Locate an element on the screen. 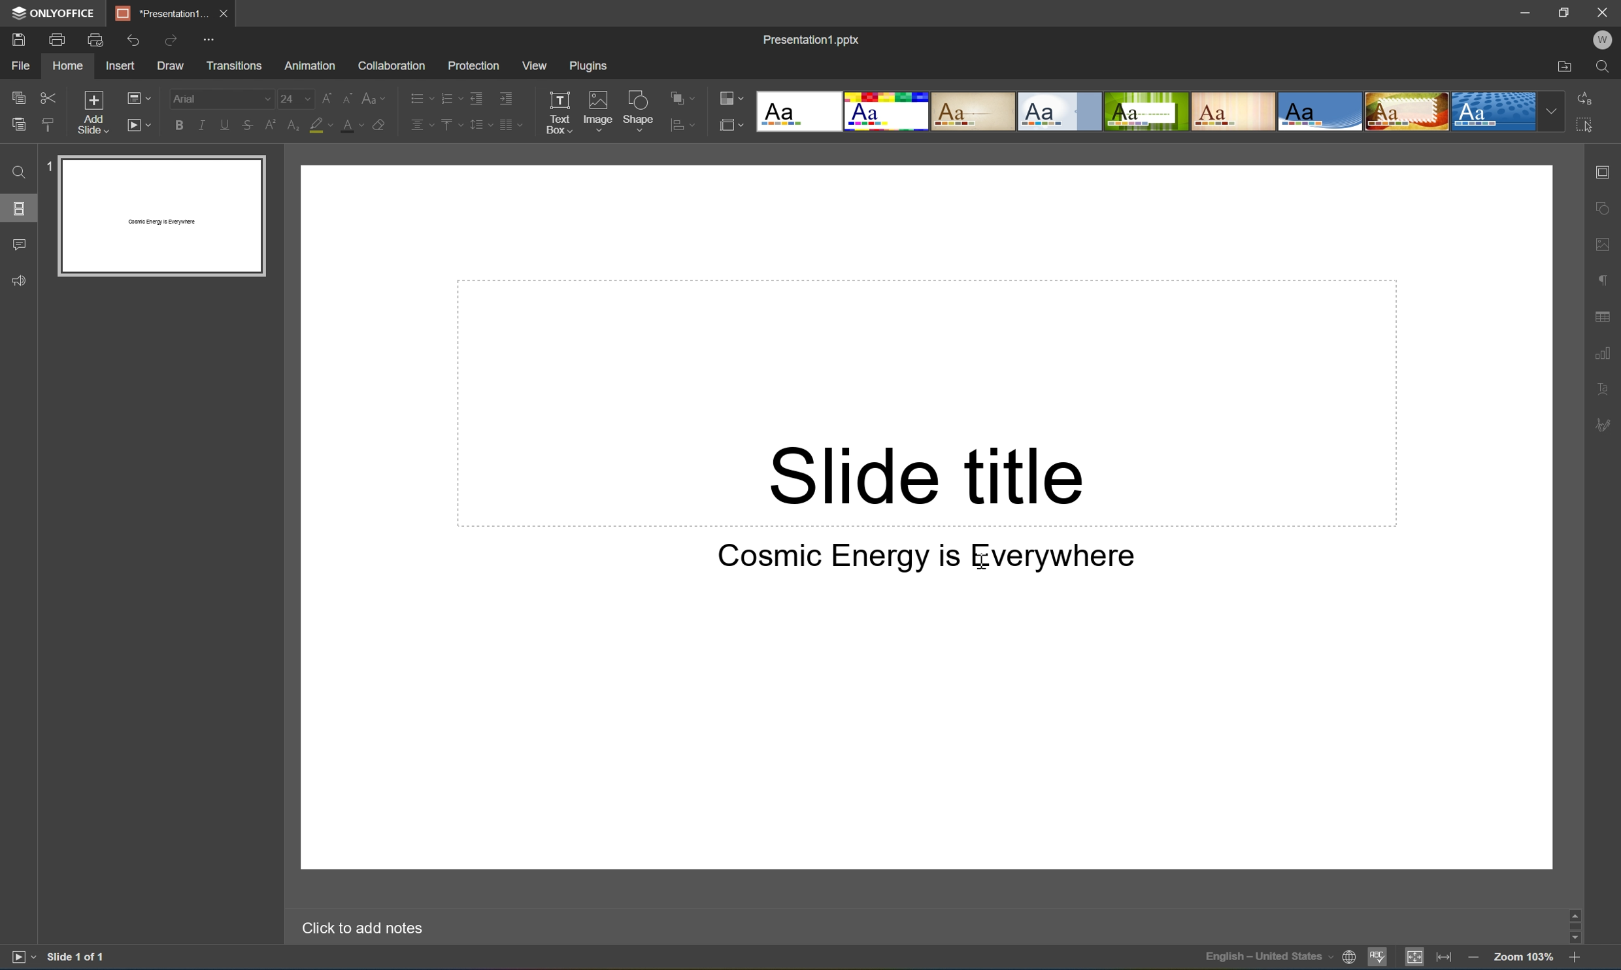 Image resolution: width=1621 pixels, height=970 pixels. Increase indent is located at coordinates (510, 97).